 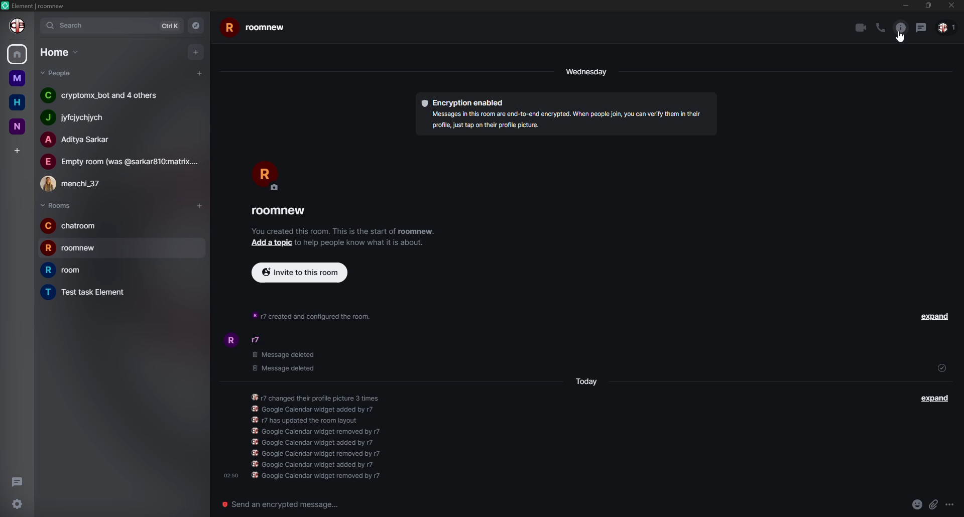 What do you see at coordinates (934, 317) in the screenshot?
I see `expand` at bounding box center [934, 317].